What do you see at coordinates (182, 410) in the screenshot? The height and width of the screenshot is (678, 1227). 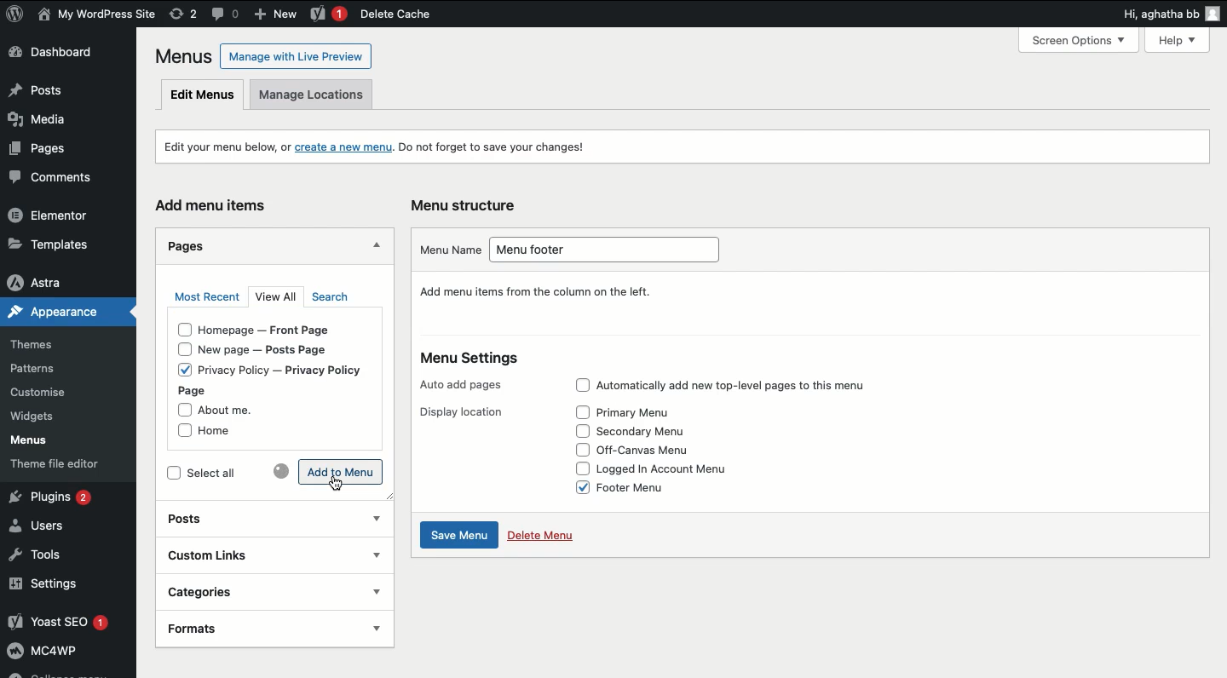 I see `checkbox` at bounding box center [182, 410].